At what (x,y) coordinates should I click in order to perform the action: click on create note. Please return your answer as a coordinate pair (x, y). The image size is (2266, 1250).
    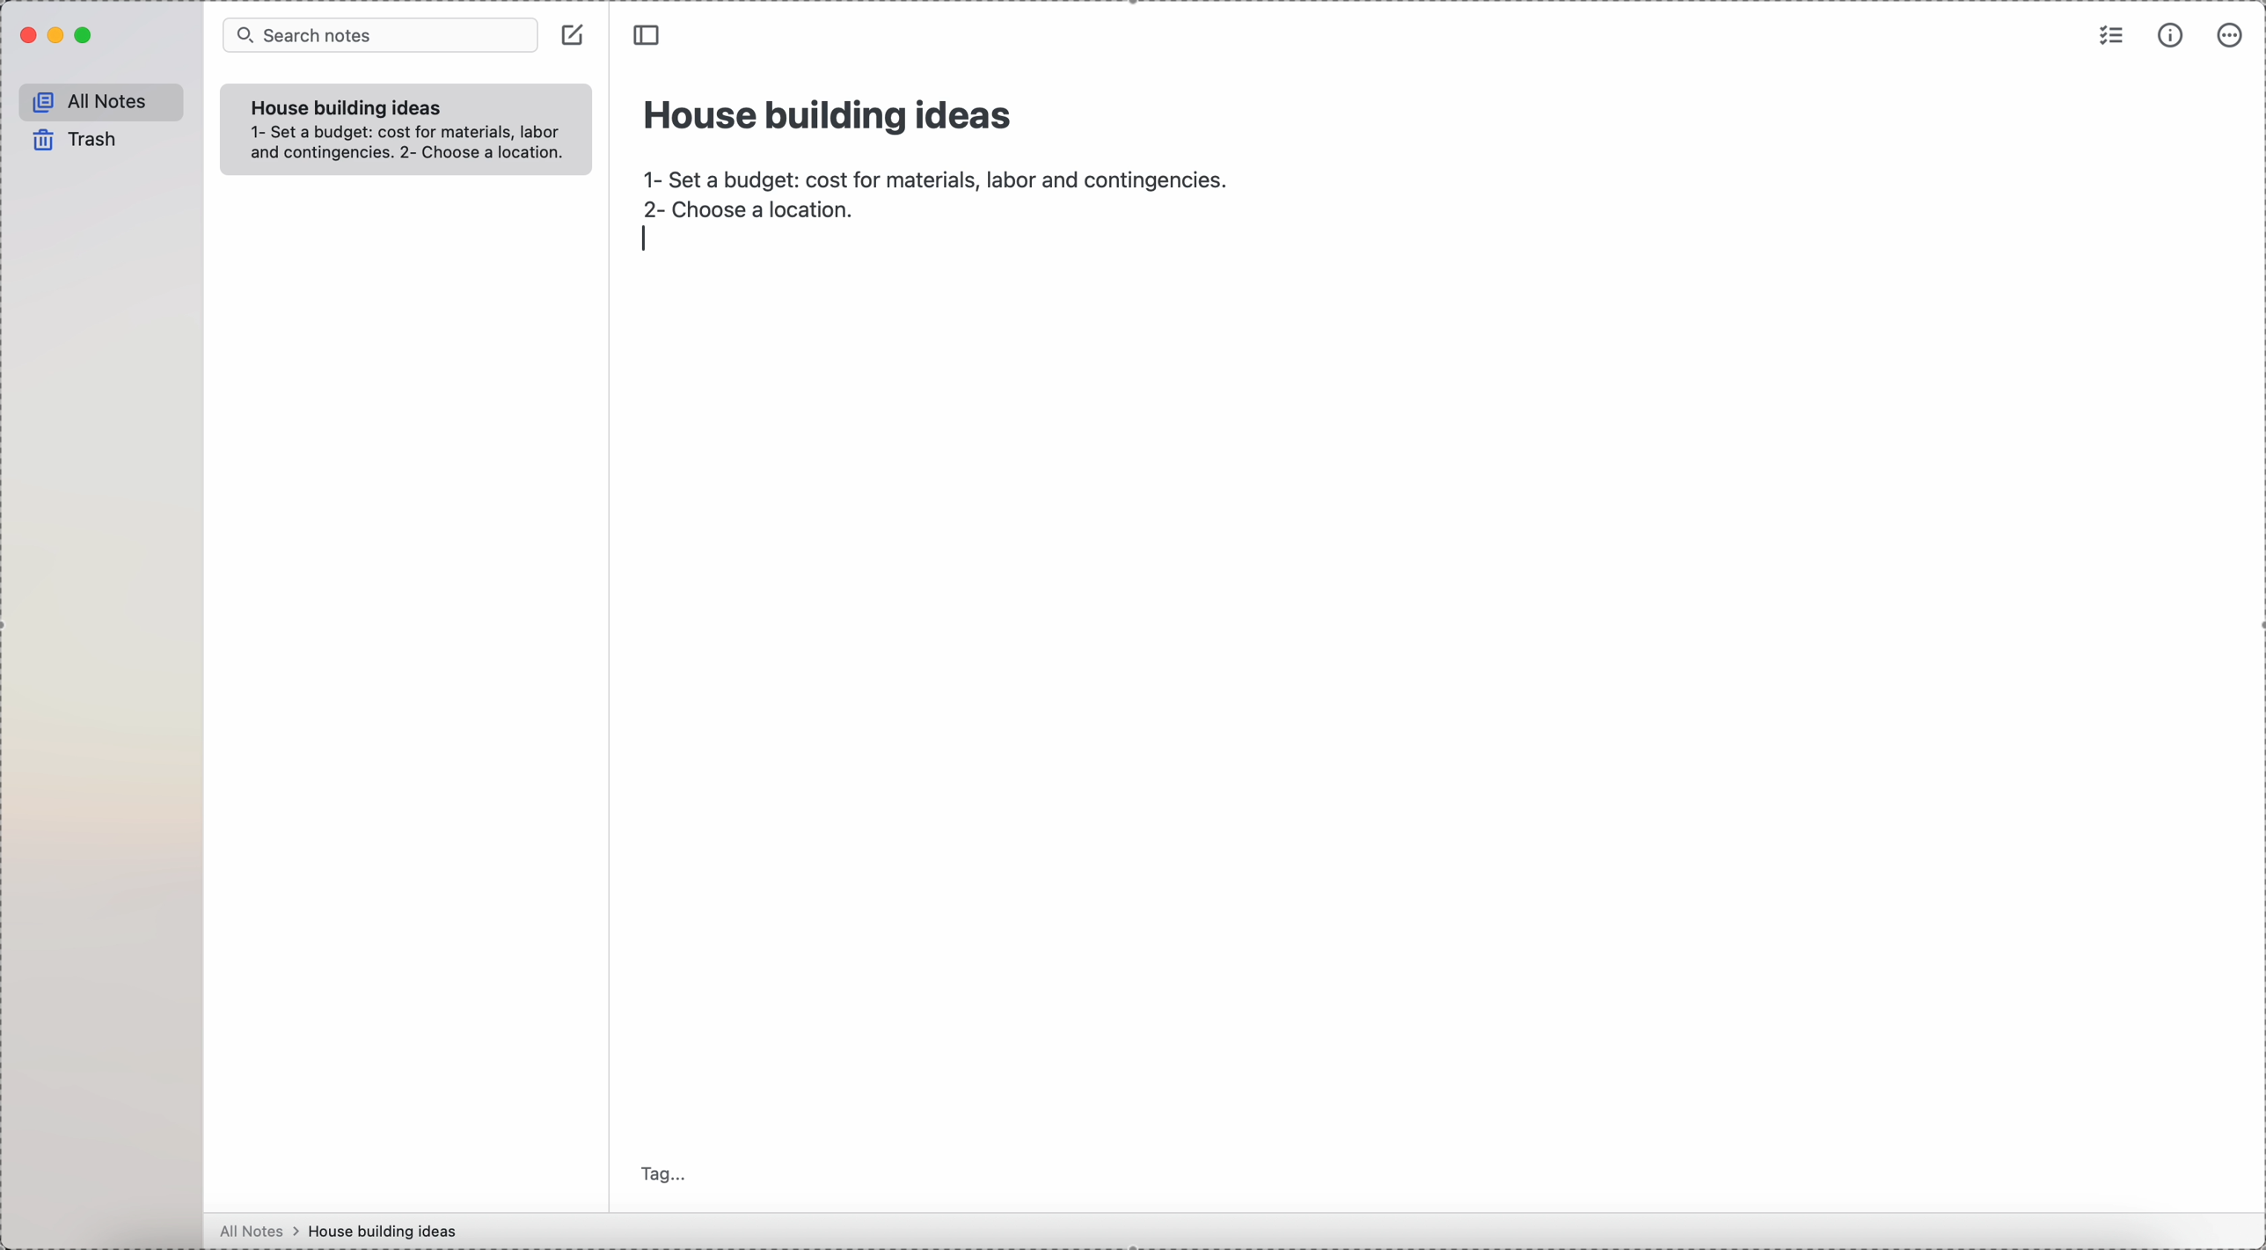
    Looking at the image, I should click on (576, 40).